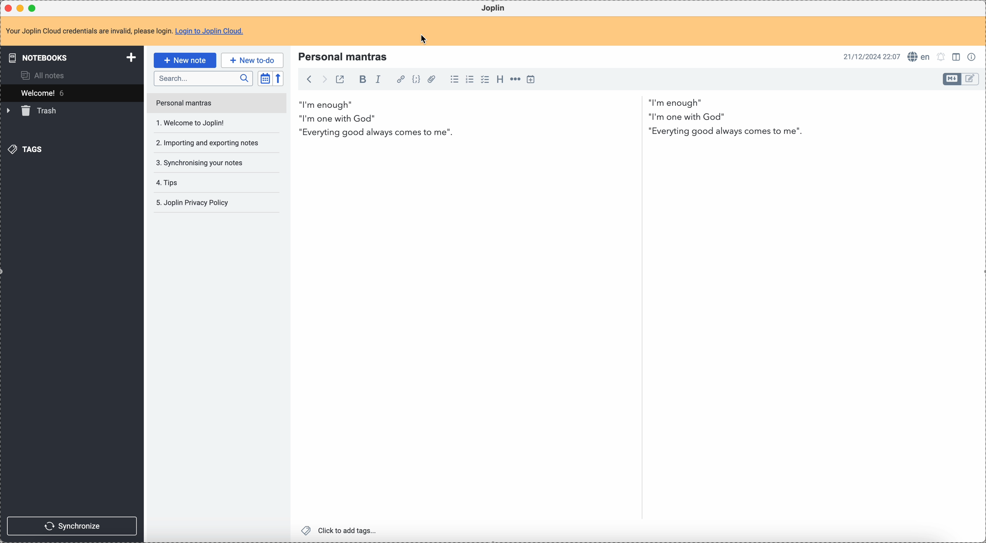  I want to click on Personal mantras, so click(343, 57).